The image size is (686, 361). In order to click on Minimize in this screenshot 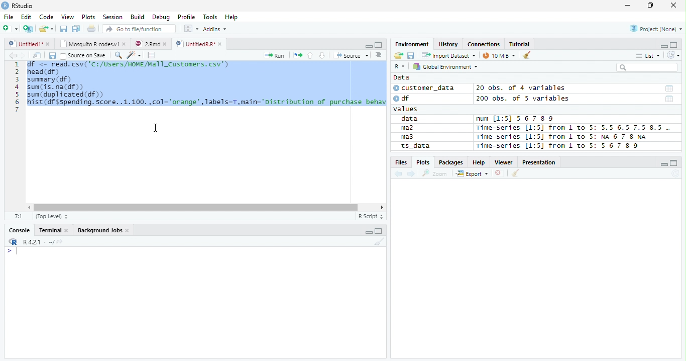, I will do `click(627, 7)`.